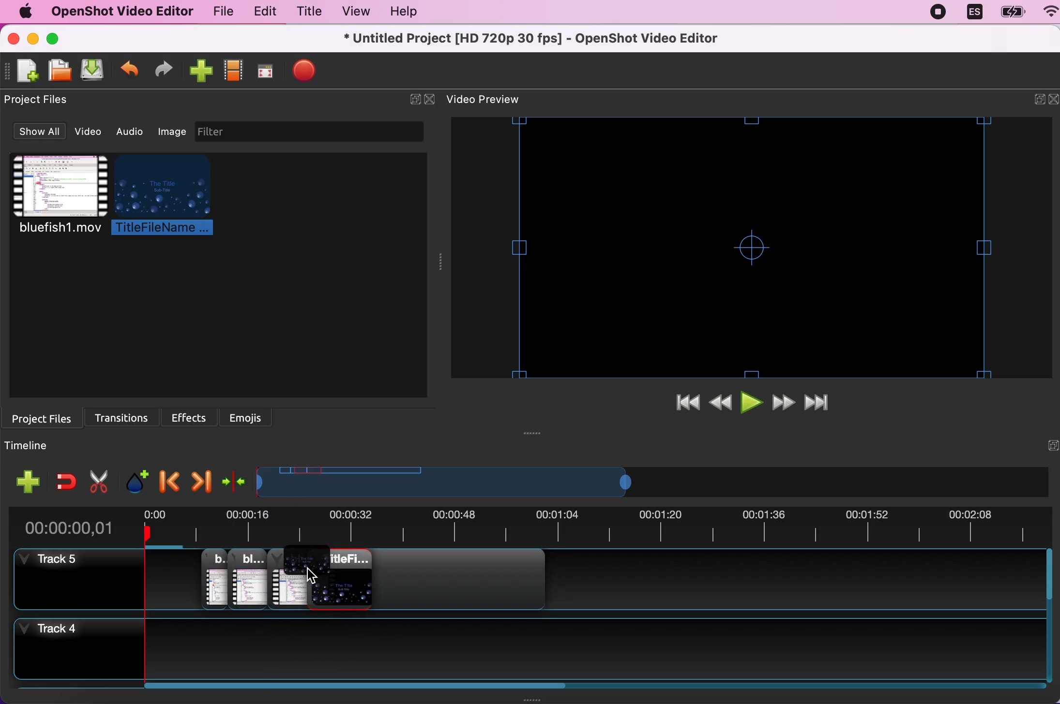  I want to click on track 5, so click(601, 580).